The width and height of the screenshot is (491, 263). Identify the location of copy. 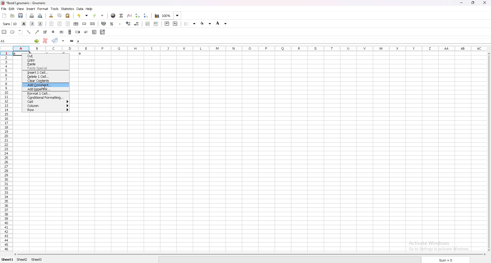
(46, 60).